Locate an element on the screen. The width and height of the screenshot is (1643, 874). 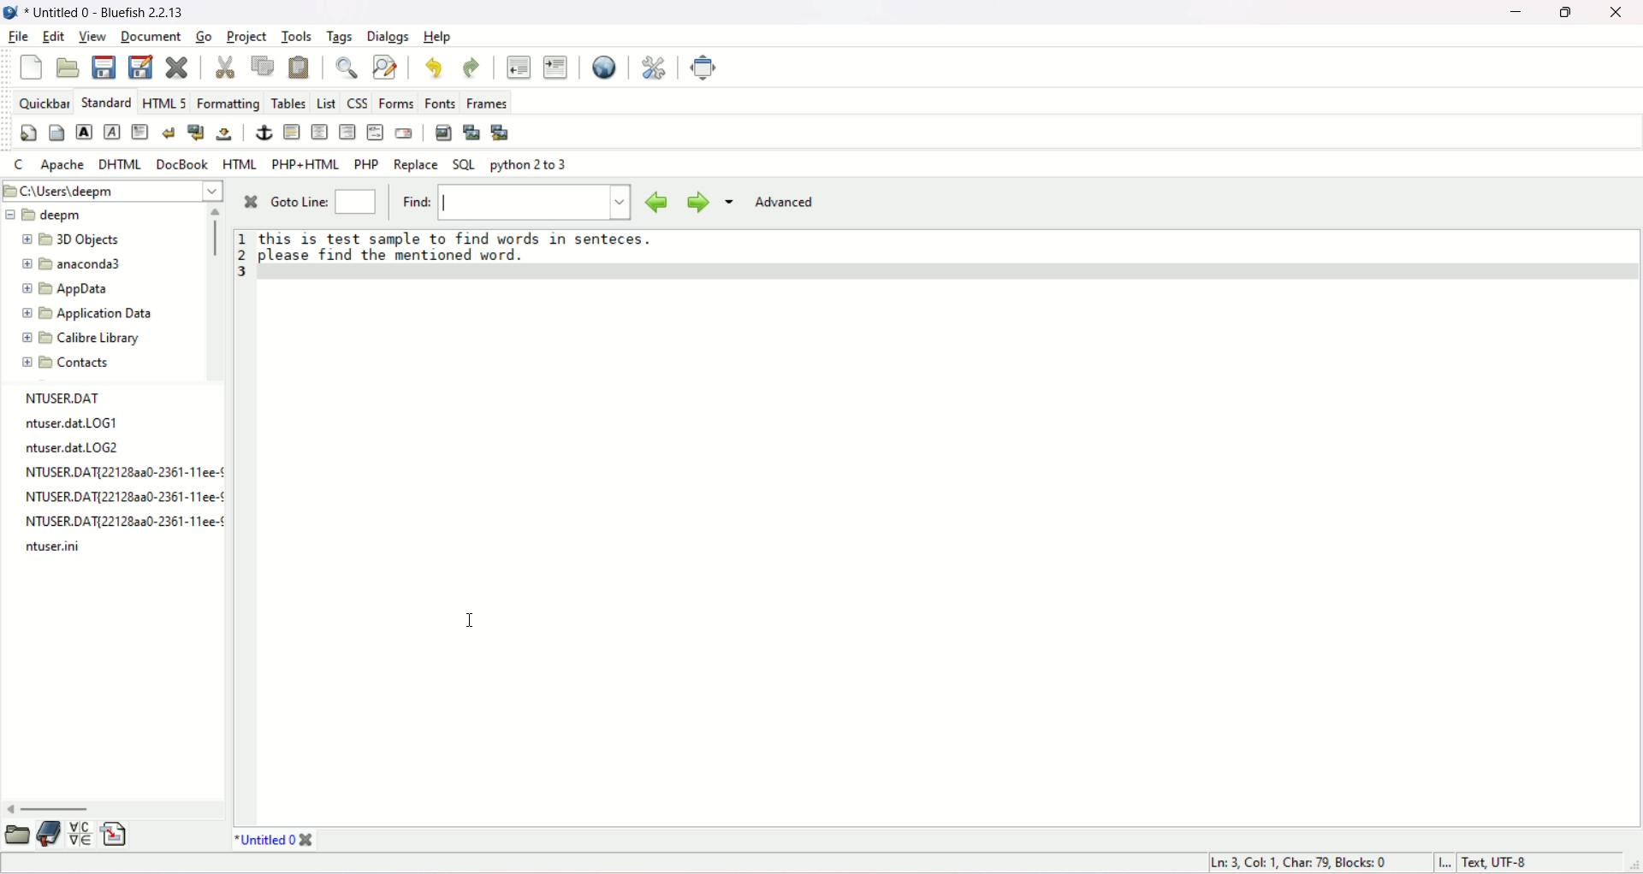
formatting is located at coordinates (229, 103).